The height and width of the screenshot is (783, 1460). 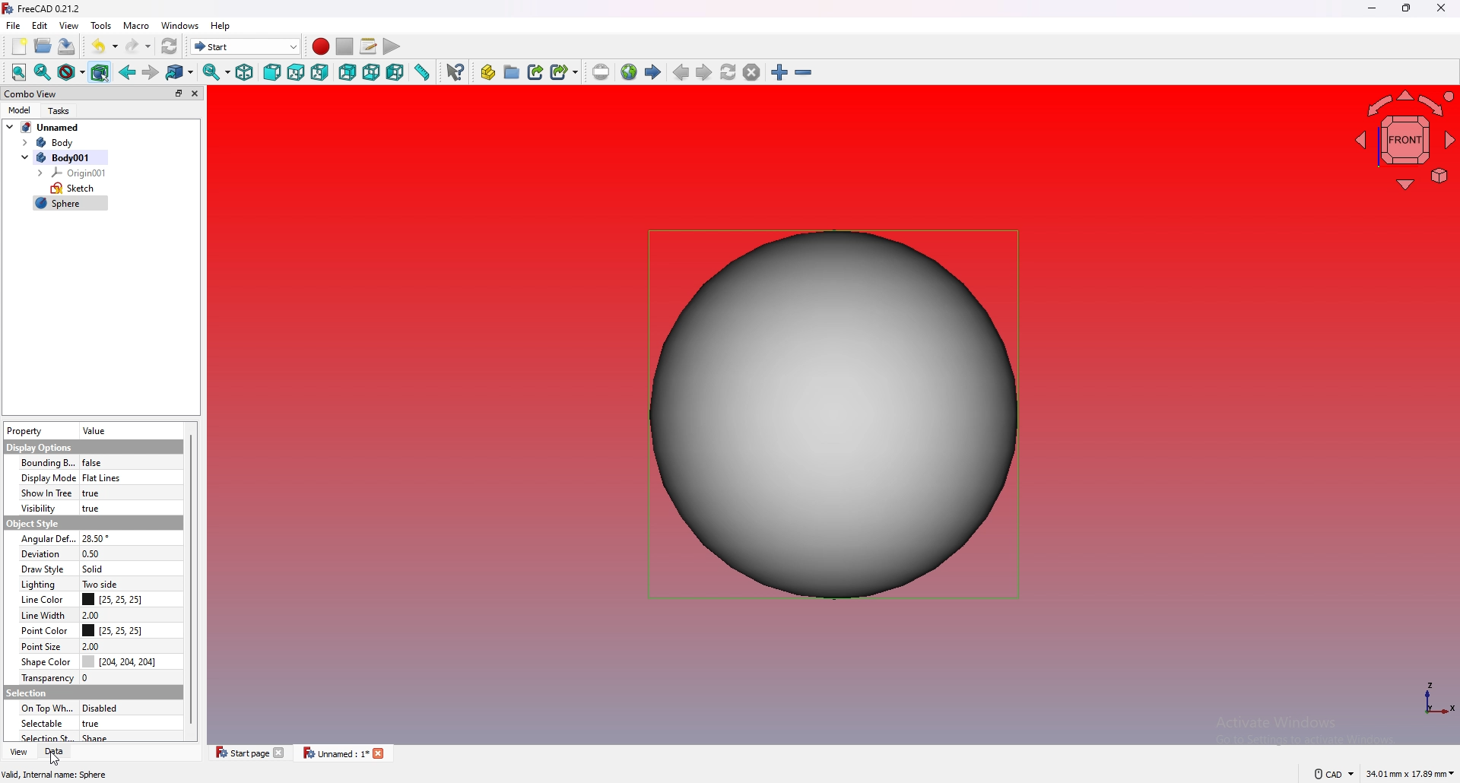 What do you see at coordinates (681, 73) in the screenshot?
I see `previous page` at bounding box center [681, 73].